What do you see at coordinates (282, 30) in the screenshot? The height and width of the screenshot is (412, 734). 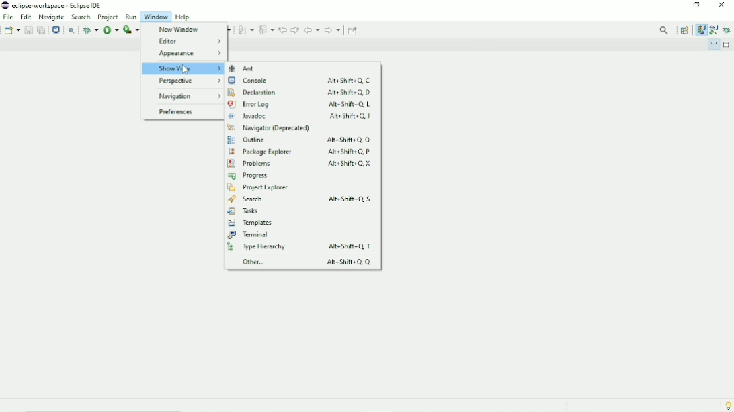 I see `Previous edit location` at bounding box center [282, 30].